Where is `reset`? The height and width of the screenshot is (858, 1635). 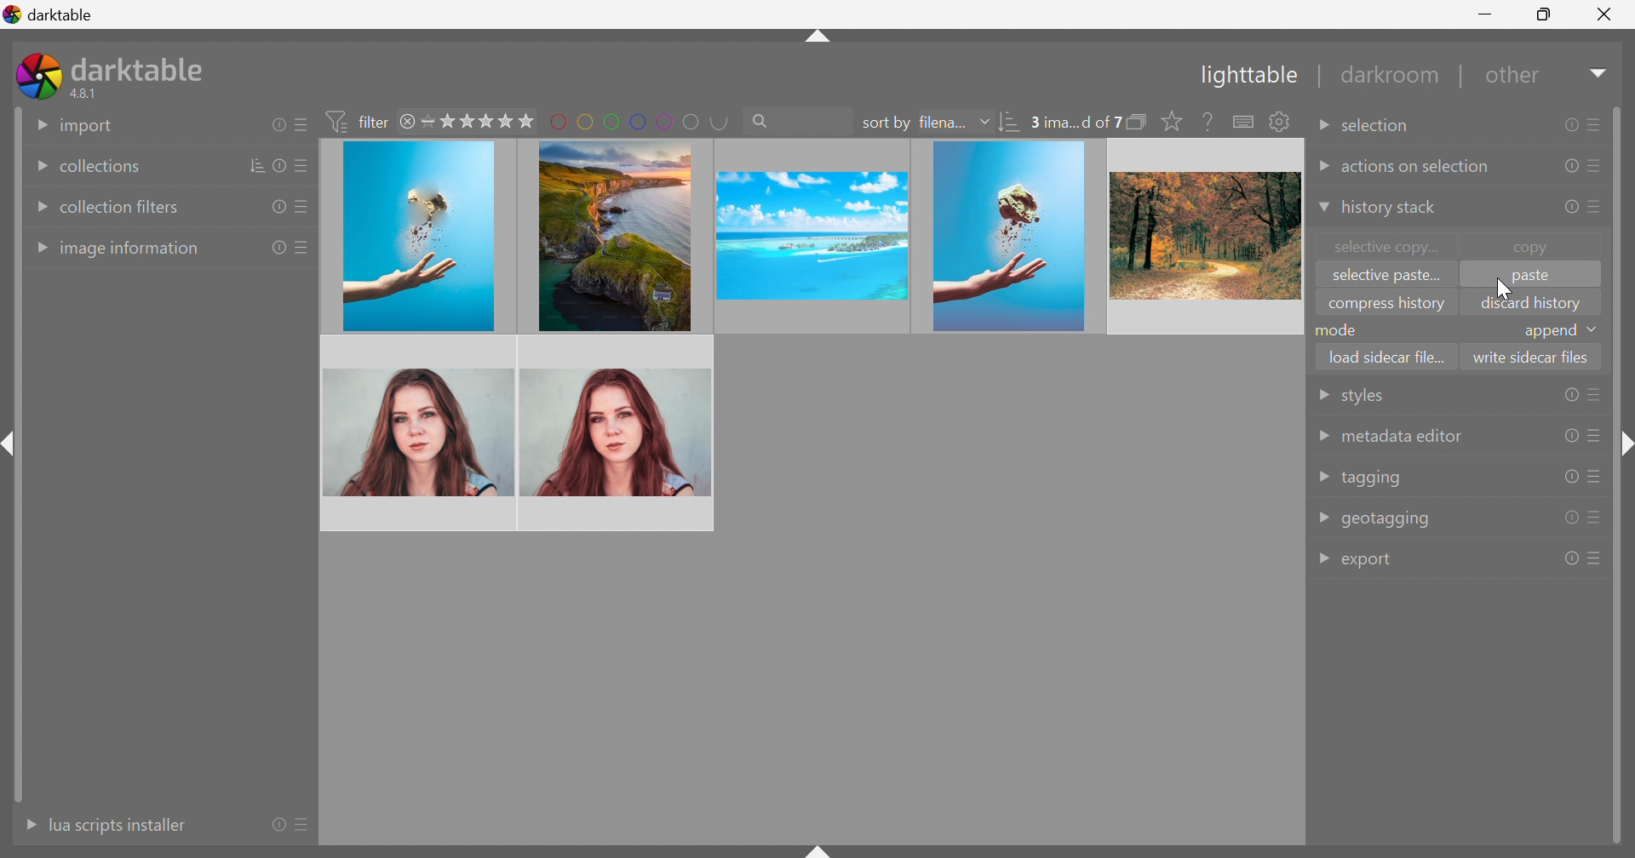 reset is located at coordinates (1568, 209).